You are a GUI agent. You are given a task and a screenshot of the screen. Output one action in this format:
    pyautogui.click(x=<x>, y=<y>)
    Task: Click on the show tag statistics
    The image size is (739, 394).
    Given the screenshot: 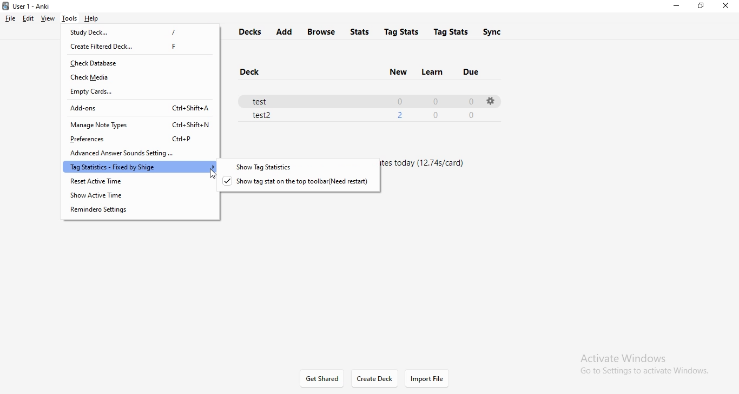 What is the action you would take?
    pyautogui.click(x=306, y=168)
    